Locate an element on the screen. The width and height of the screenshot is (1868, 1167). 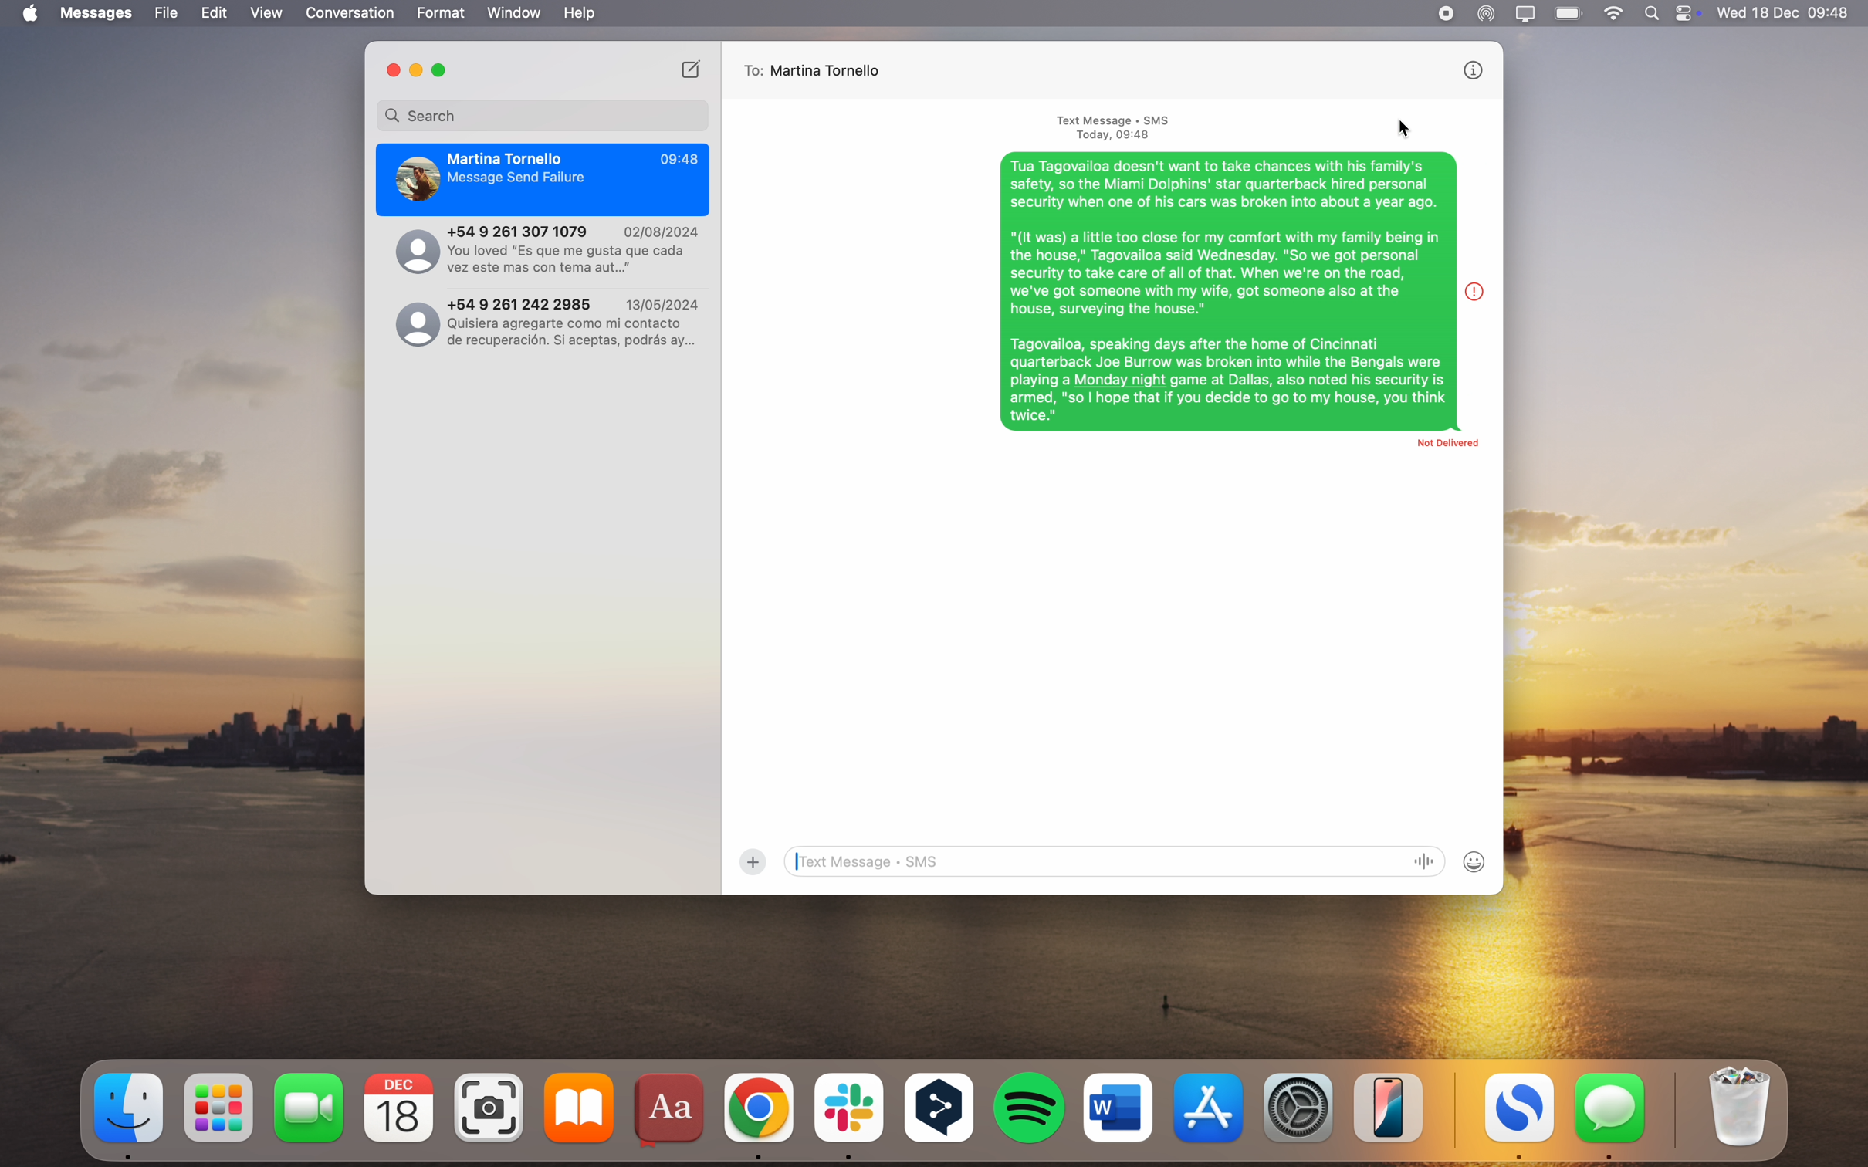
simplenote is located at coordinates (1520, 1117).